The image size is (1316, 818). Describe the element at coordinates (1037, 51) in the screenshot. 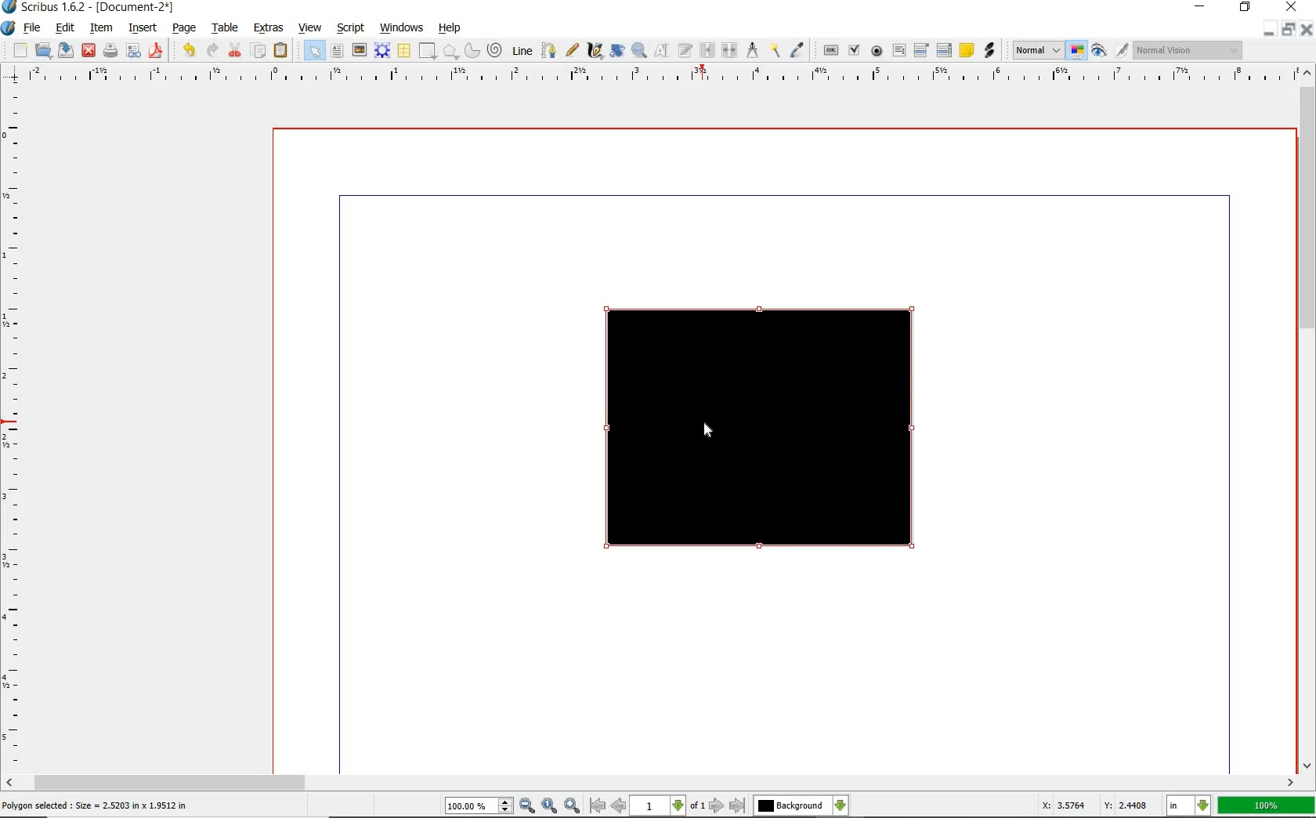

I see `image preview quality` at that location.